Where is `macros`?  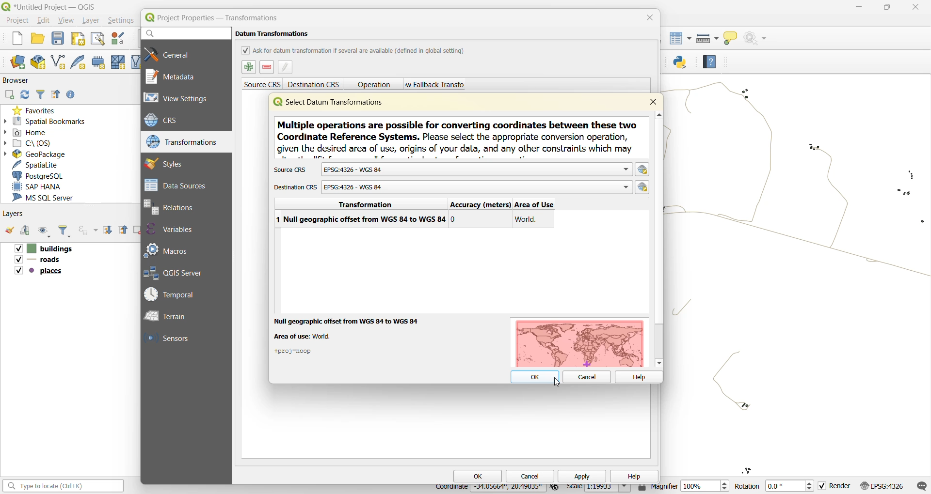
macros is located at coordinates (170, 249).